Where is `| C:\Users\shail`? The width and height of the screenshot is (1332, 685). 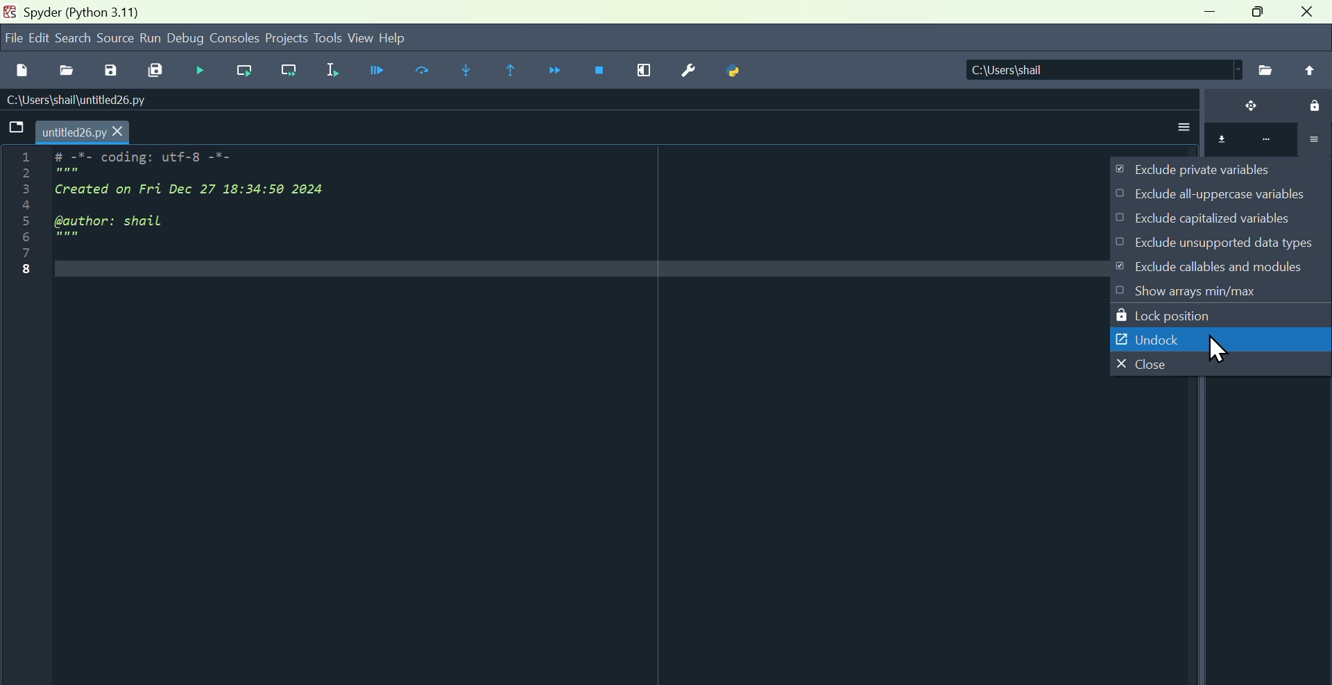
| C:\Users\shail is located at coordinates (1086, 71).